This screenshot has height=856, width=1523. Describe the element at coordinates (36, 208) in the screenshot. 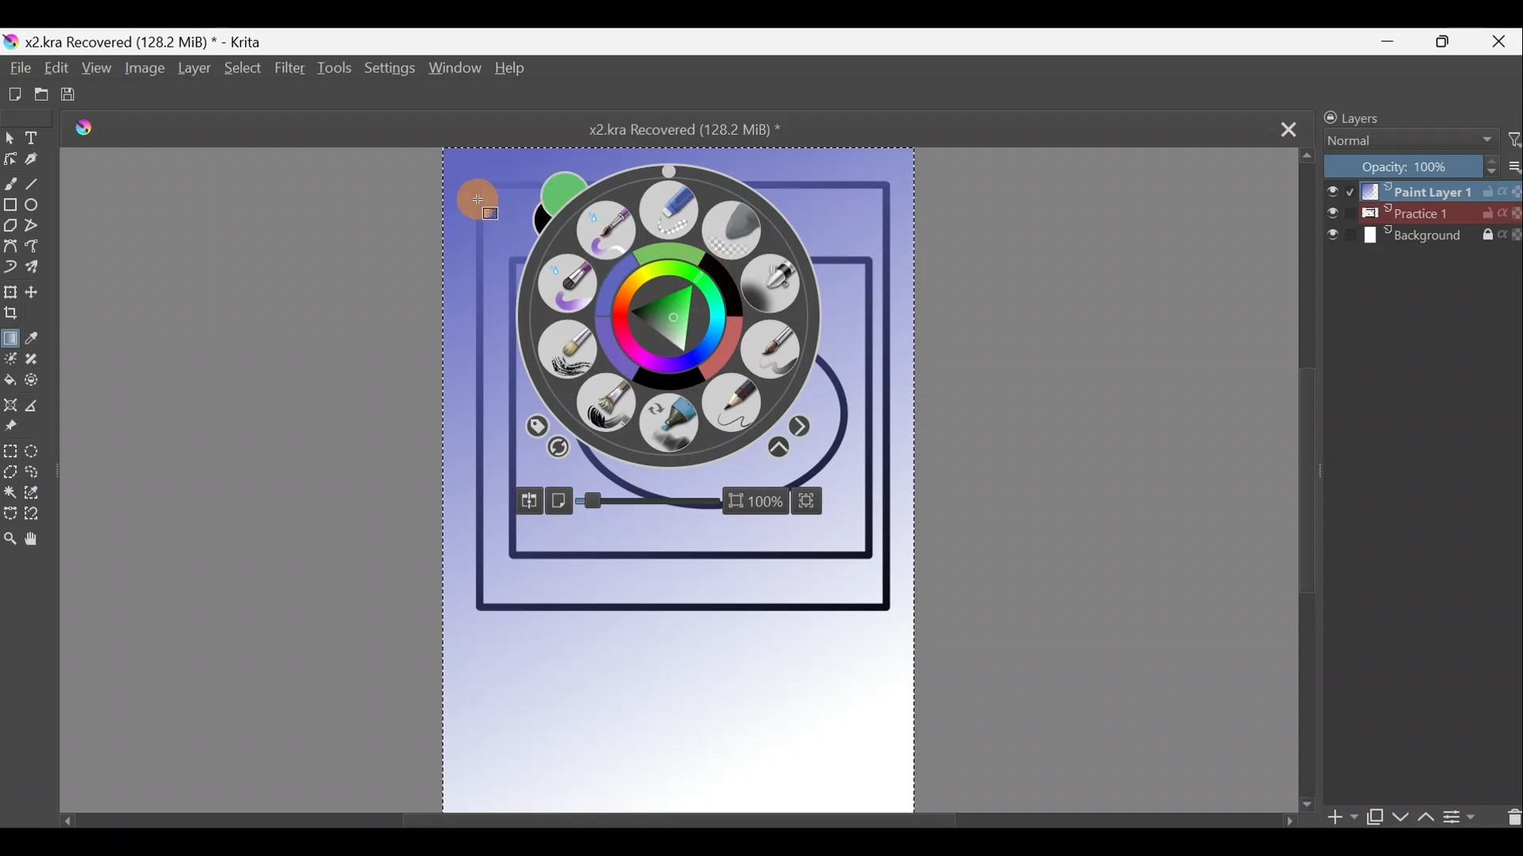

I see `Ellipse tool` at that location.